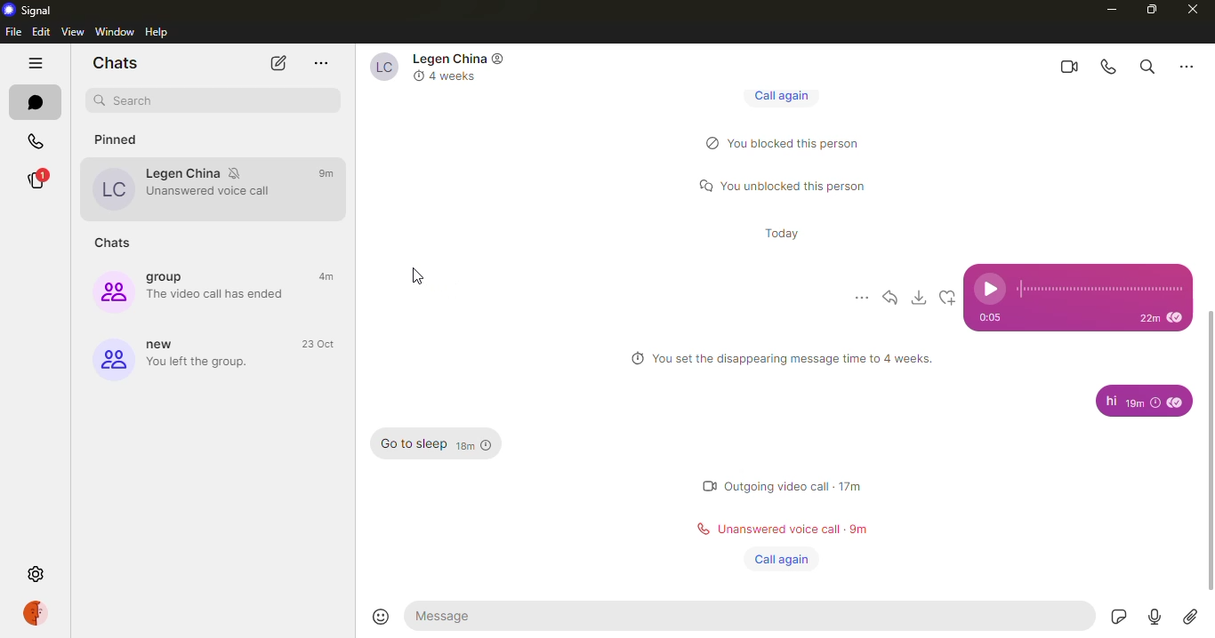 The height and width of the screenshot is (638, 1215). I want to click on time, so click(854, 486).